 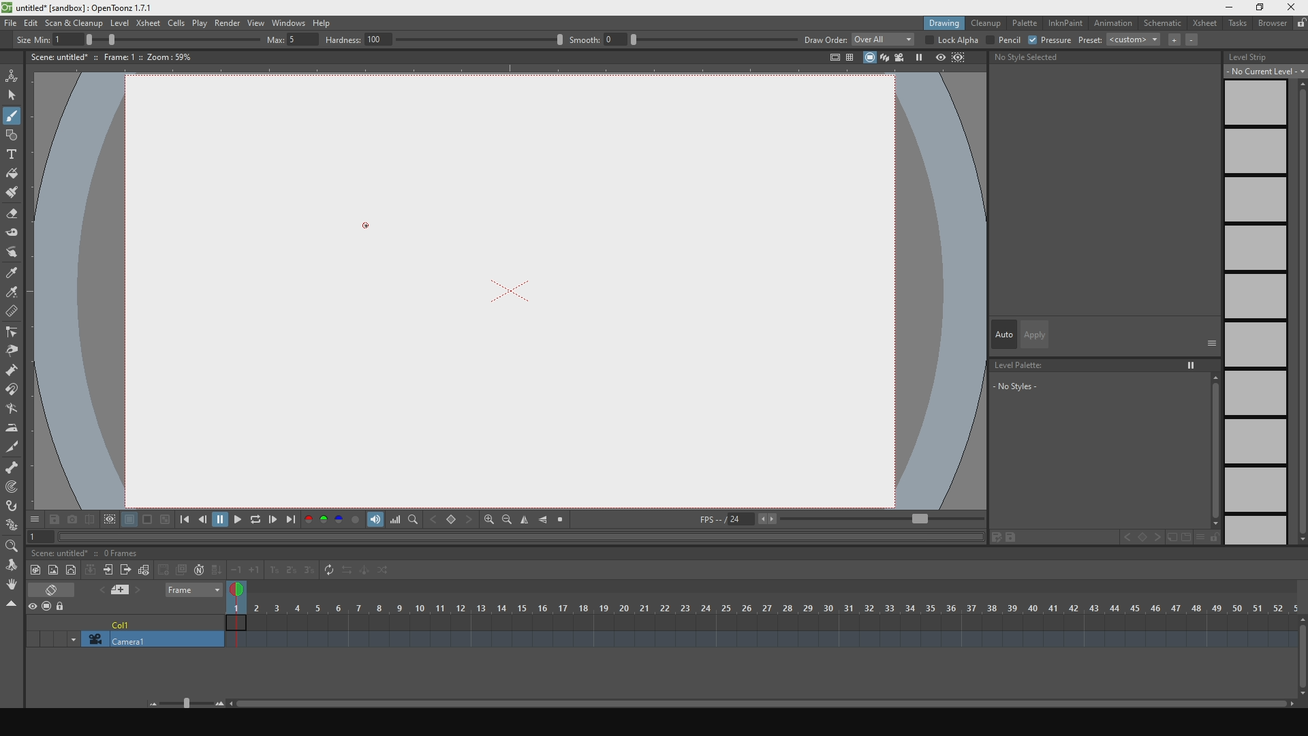 I want to click on auto, so click(x=1002, y=335).